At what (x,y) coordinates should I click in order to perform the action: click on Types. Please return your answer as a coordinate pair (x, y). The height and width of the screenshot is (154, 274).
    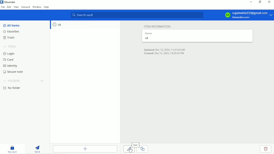
    Looking at the image, I should click on (9, 47).